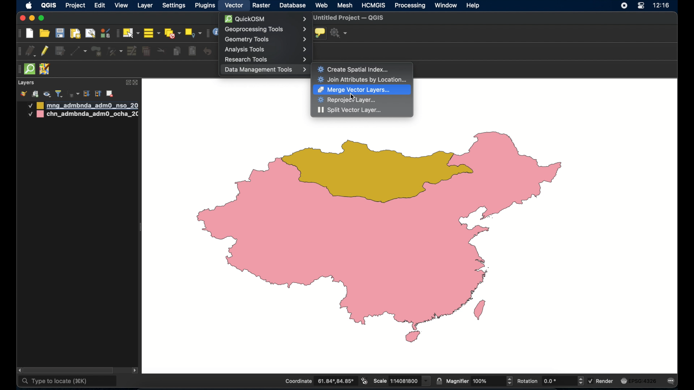 The width and height of the screenshot is (694, 390). I want to click on expand, so click(128, 82).